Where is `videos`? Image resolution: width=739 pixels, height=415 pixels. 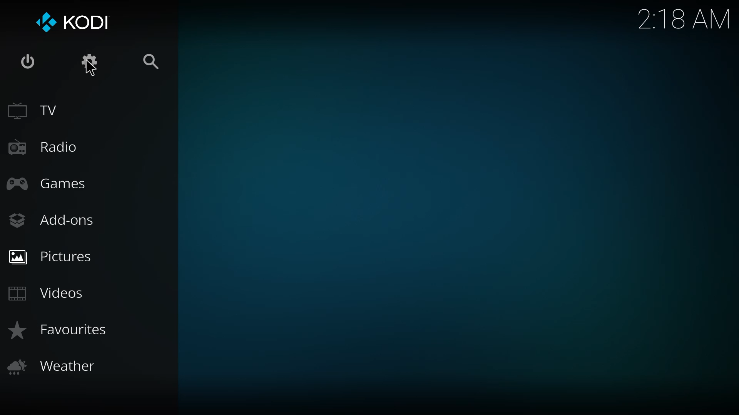
videos is located at coordinates (48, 292).